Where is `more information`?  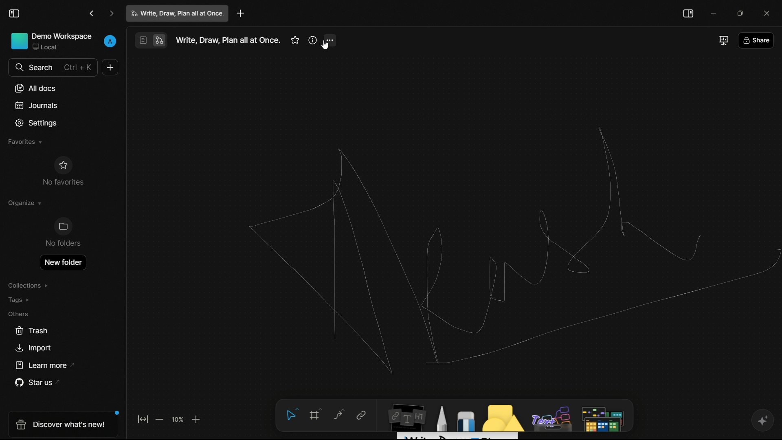
more information is located at coordinates (312, 41).